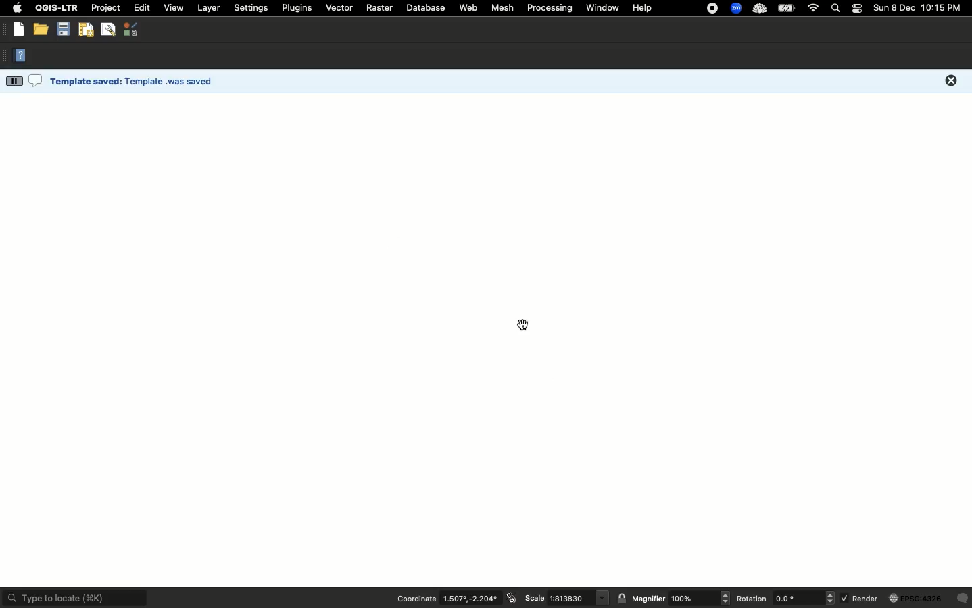  What do you see at coordinates (84, 32) in the screenshot?
I see `New print layout` at bounding box center [84, 32].